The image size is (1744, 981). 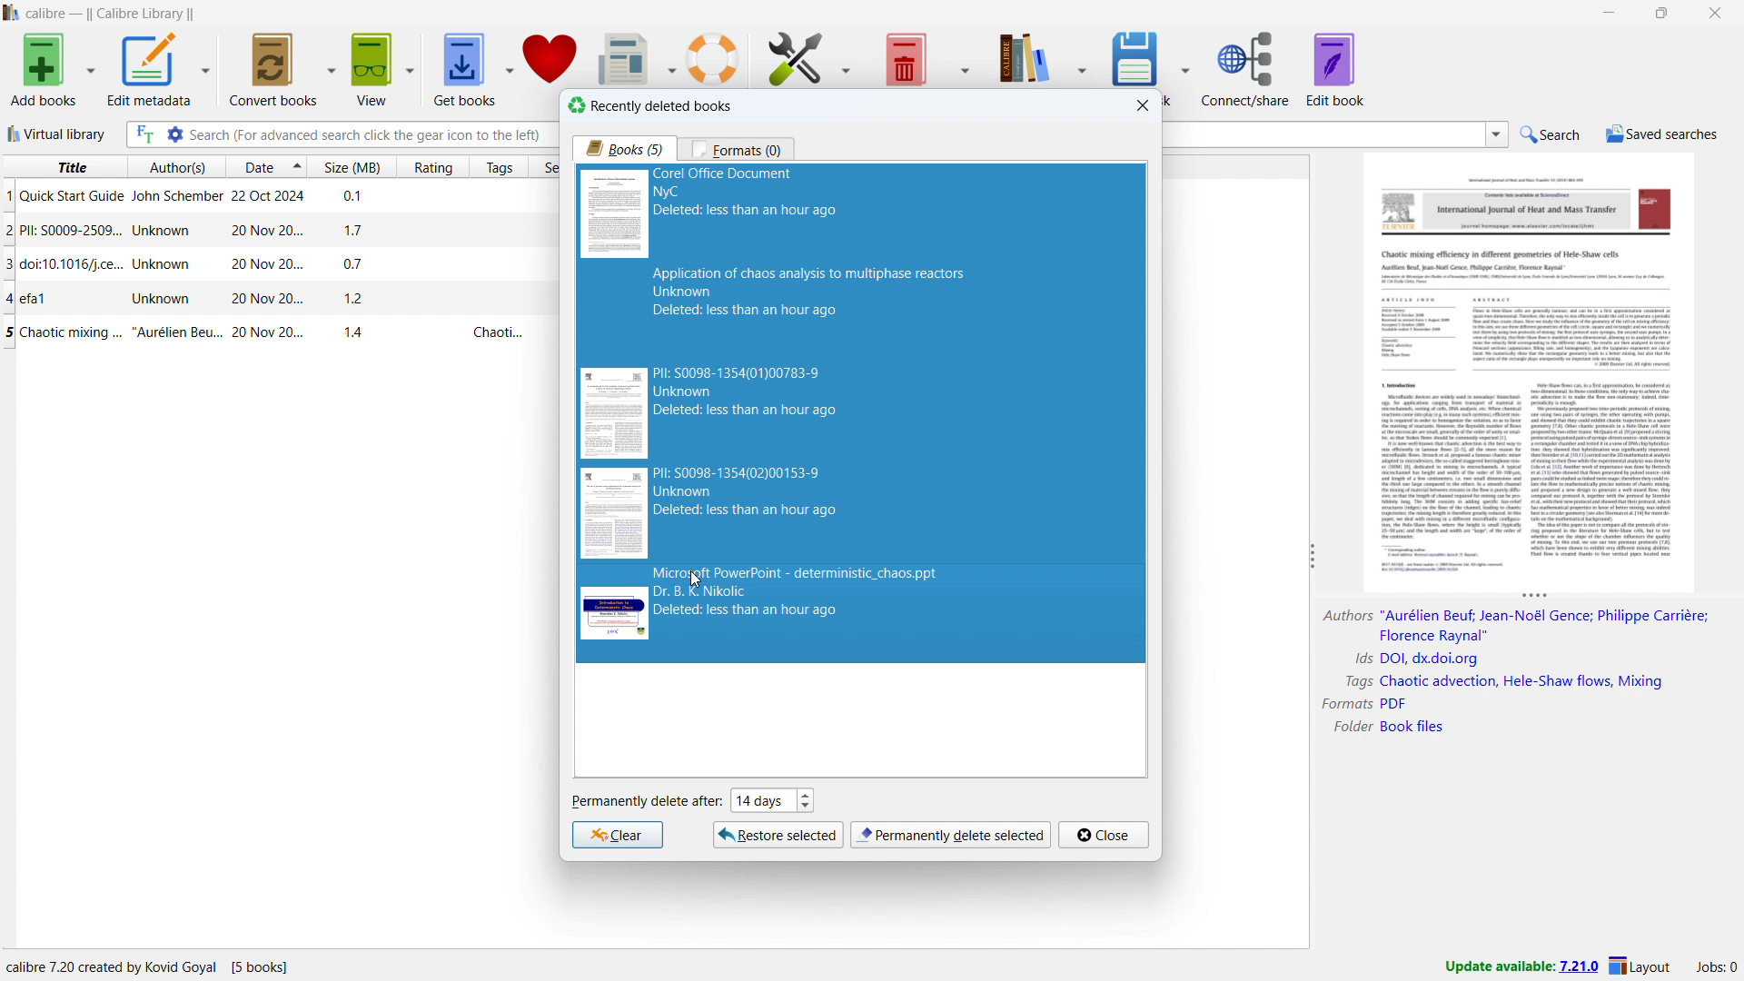 What do you see at coordinates (465, 69) in the screenshot?
I see `get books` at bounding box center [465, 69].